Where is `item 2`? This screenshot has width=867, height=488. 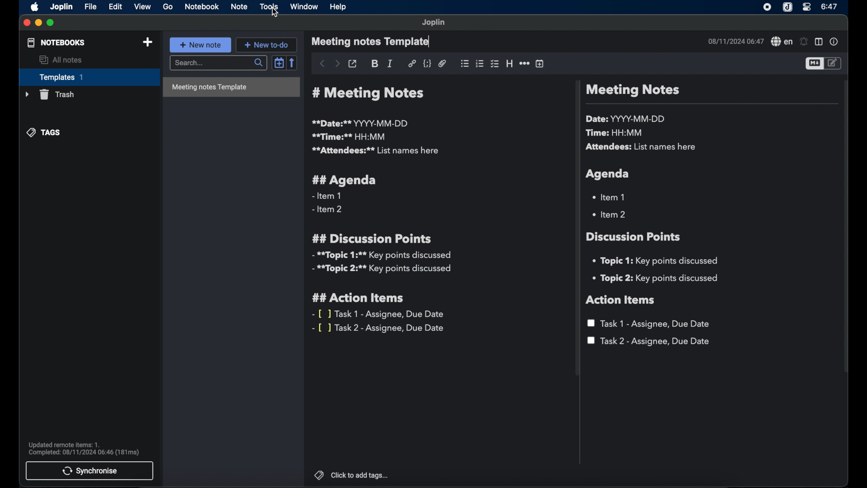 item 2 is located at coordinates (610, 214).